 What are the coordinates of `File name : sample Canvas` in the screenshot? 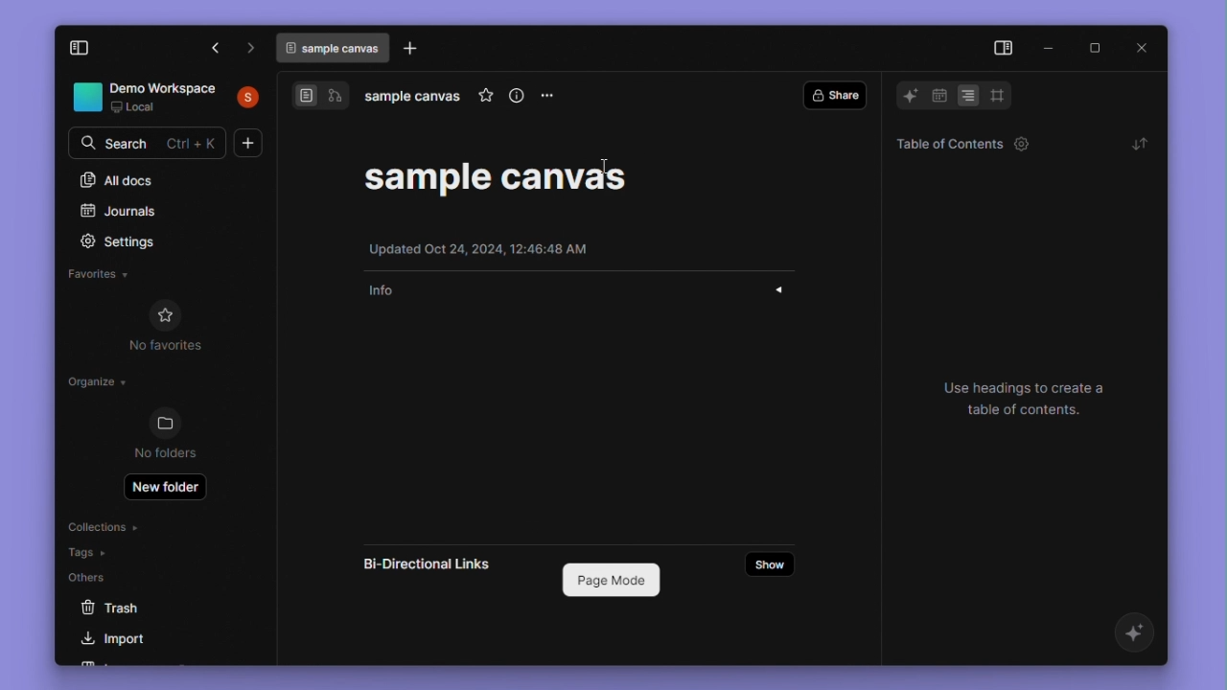 It's located at (498, 176).